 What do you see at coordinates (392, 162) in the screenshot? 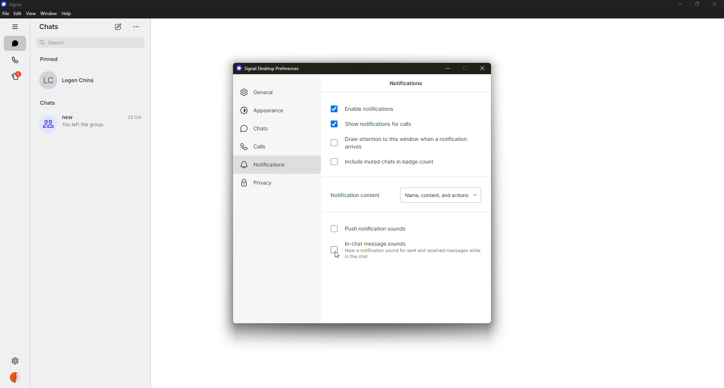
I see `include muted chats in badge count` at bounding box center [392, 162].